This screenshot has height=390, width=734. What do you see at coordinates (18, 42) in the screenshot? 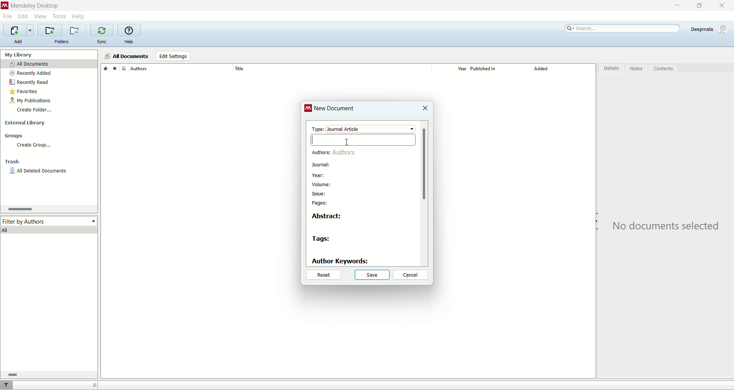
I see `add` at bounding box center [18, 42].